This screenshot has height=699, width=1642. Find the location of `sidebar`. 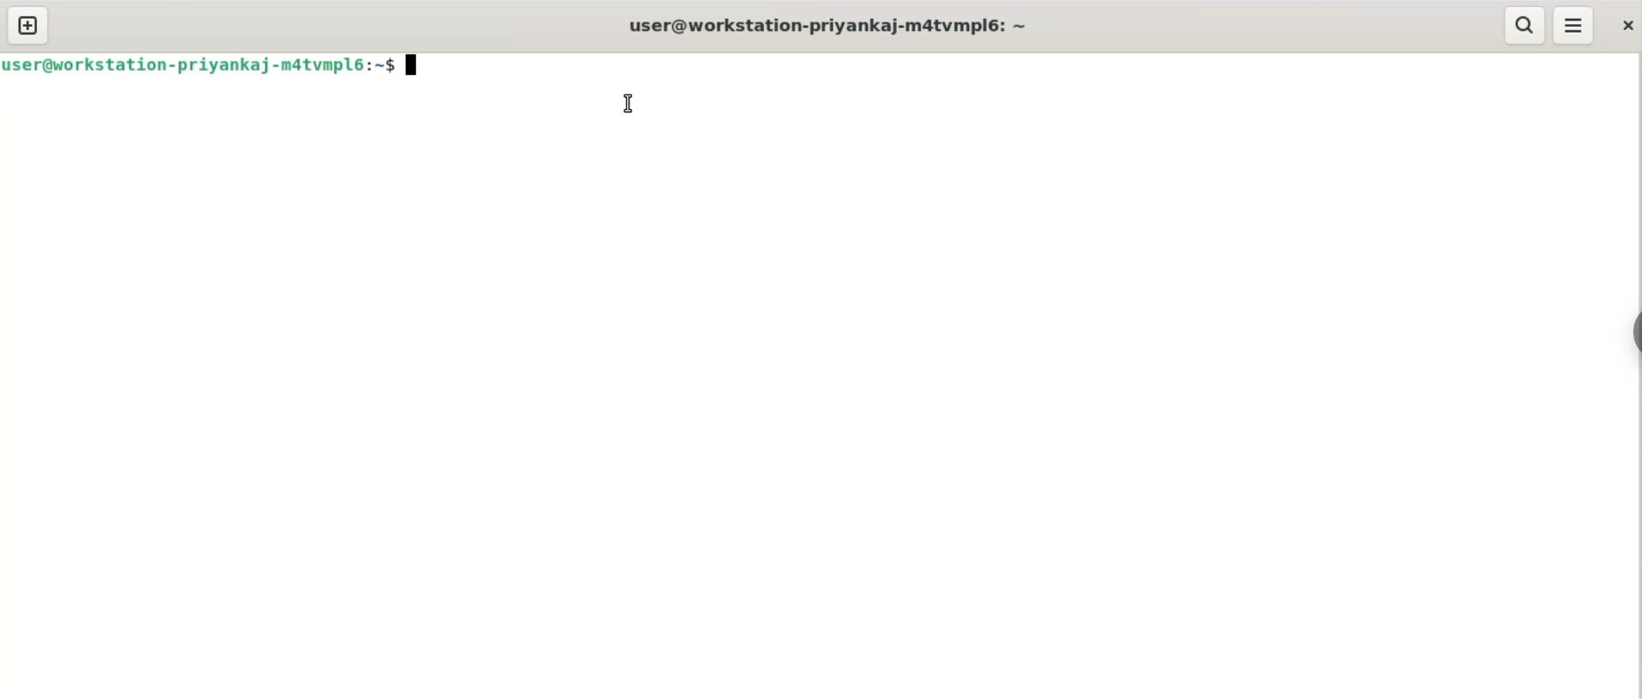

sidebar is located at coordinates (1633, 329).